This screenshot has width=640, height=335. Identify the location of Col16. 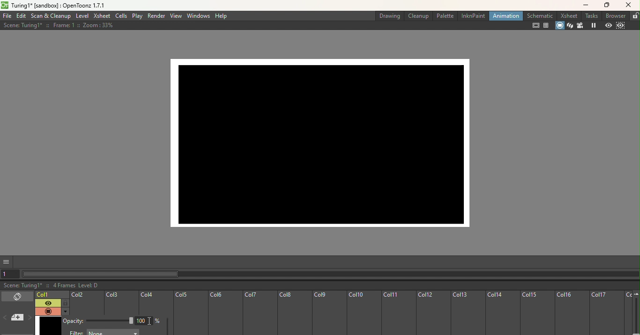
(572, 313).